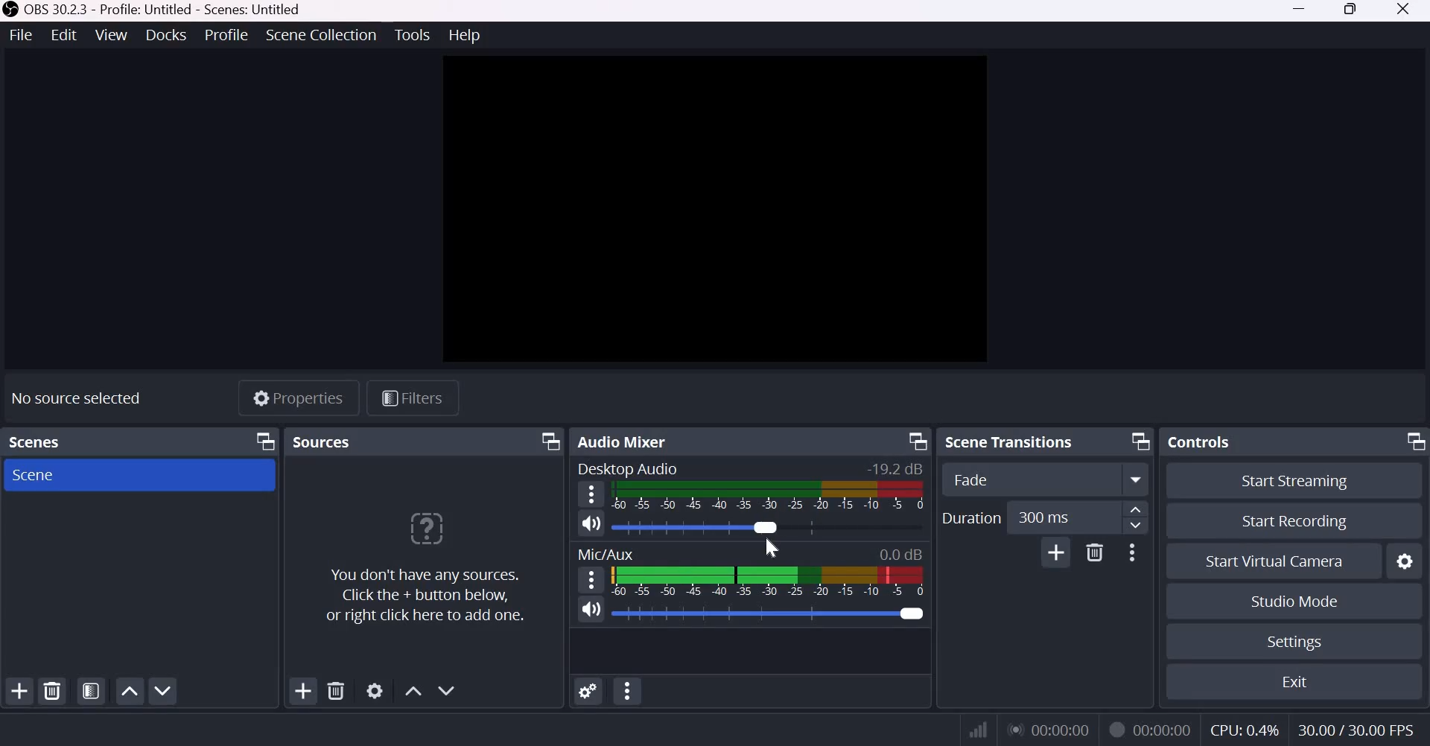  I want to click on OBS 30.2.3 - Profile Untitled - Scenes untitled, so click(157, 9).